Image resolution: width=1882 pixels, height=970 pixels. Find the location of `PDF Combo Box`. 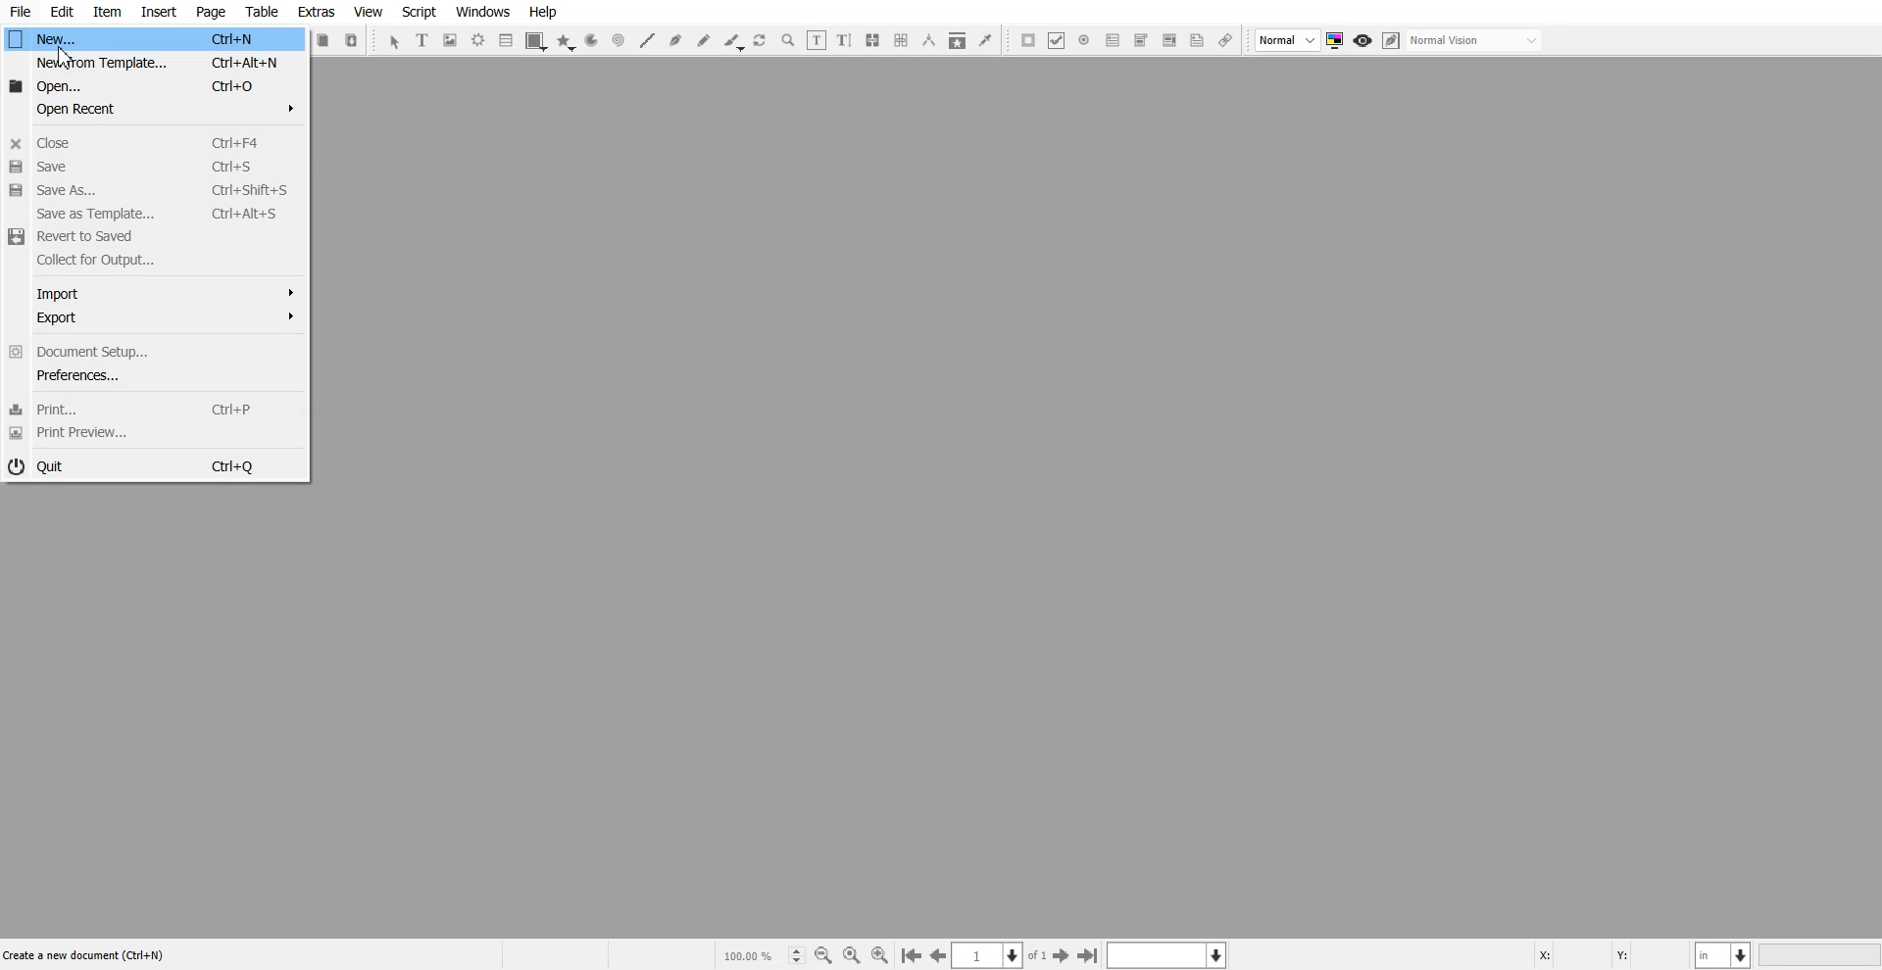

PDF Combo Box is located at coordinates (1140, 40).